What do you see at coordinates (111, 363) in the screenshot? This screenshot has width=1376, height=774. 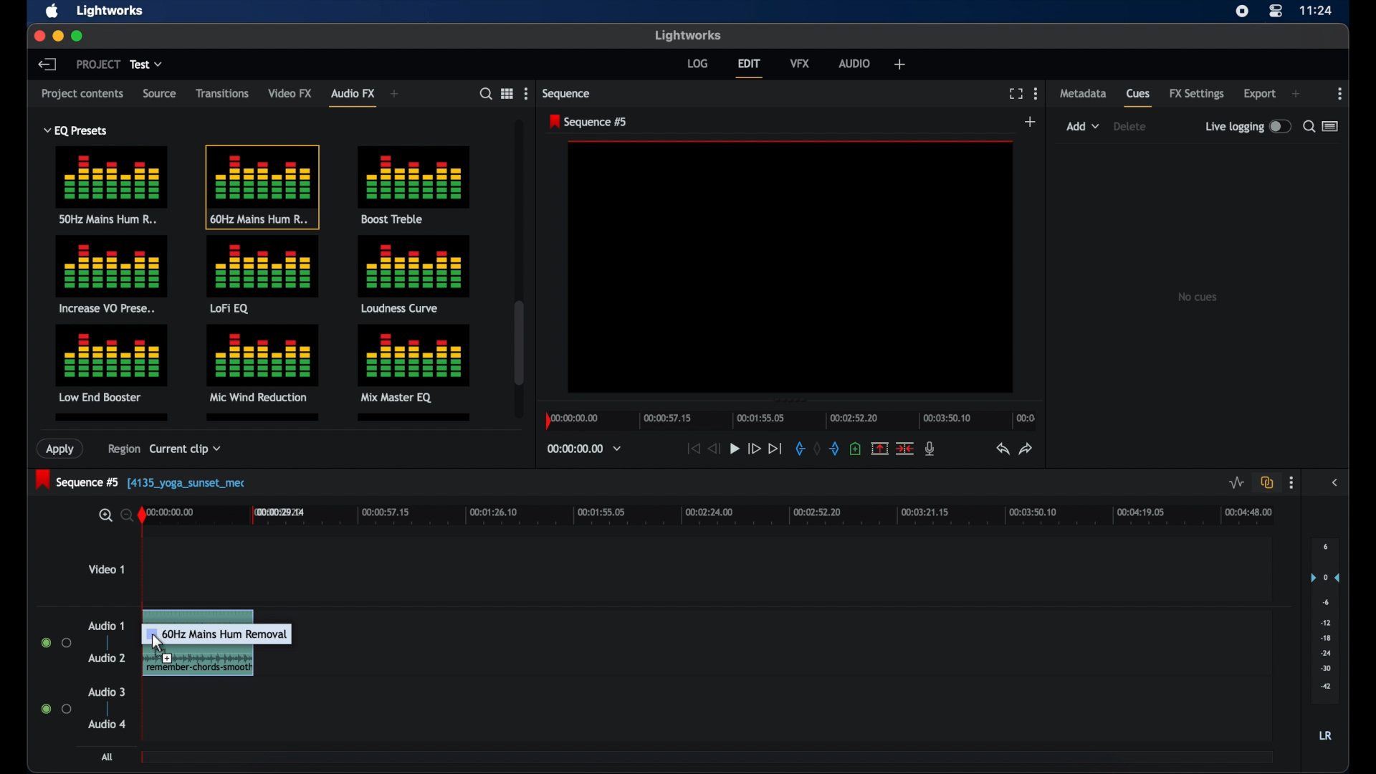 I see `low end booster` at bounding box center [111, 363].